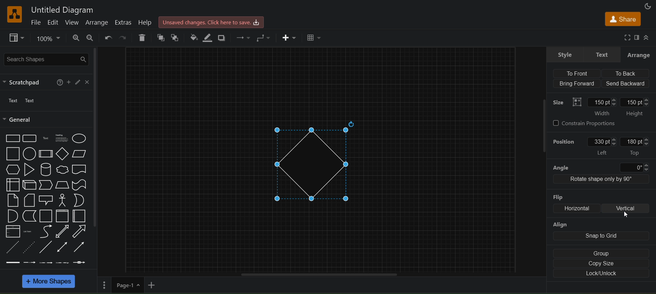 This screenshot has height=294, width=656. Describe the element at coordinates (638, 37) in the screenshot. I see `format` at that location.